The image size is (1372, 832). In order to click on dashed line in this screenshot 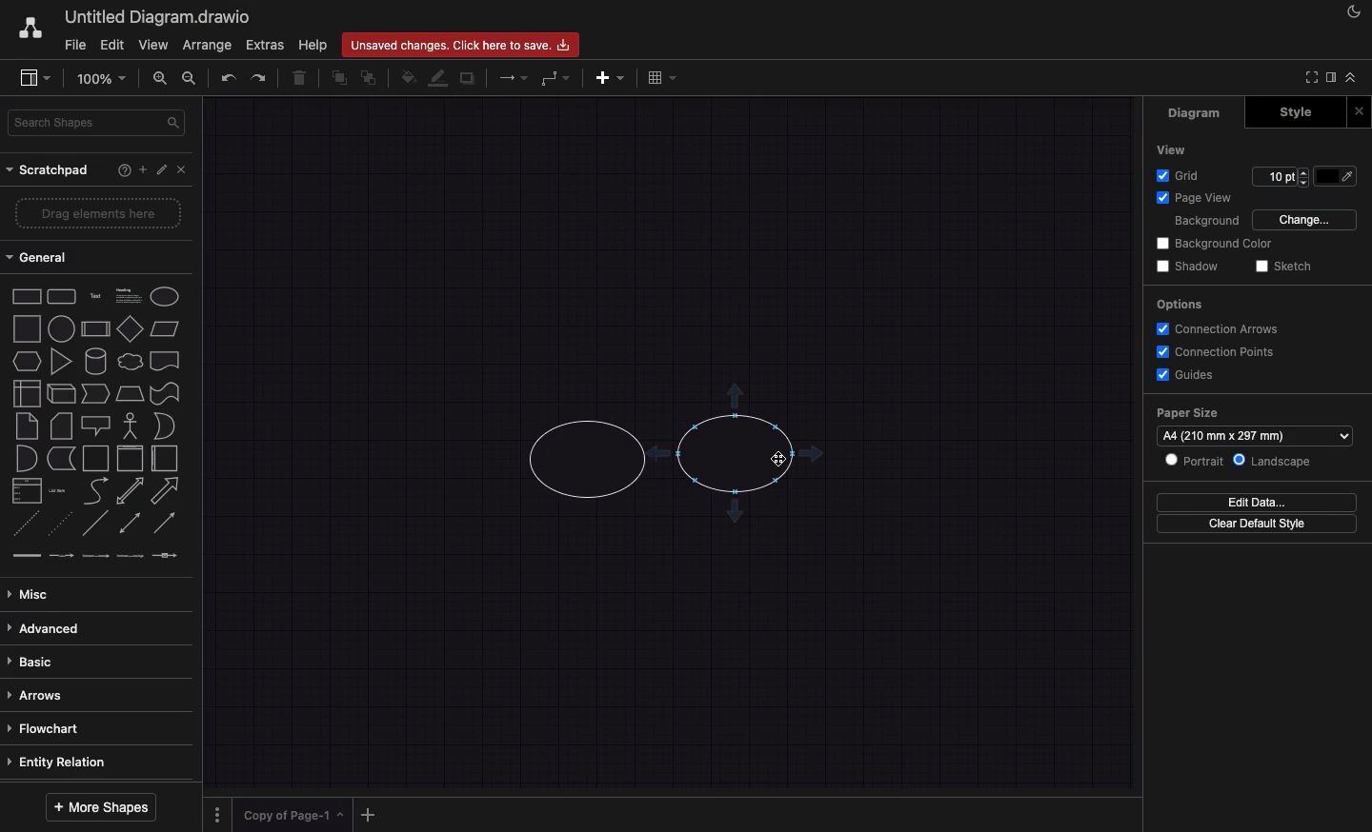, I will do `click(22, 522)`.